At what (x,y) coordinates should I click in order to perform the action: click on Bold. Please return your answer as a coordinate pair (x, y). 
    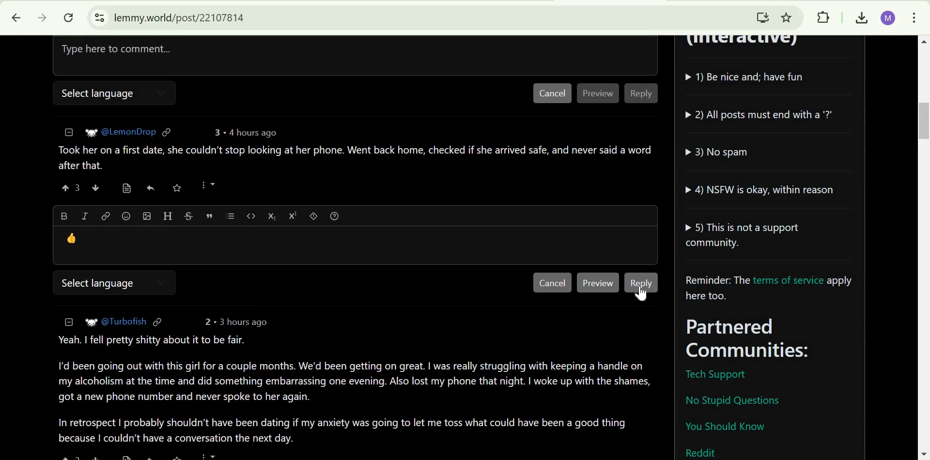
    Looking at the image, I should click on (64, 215).